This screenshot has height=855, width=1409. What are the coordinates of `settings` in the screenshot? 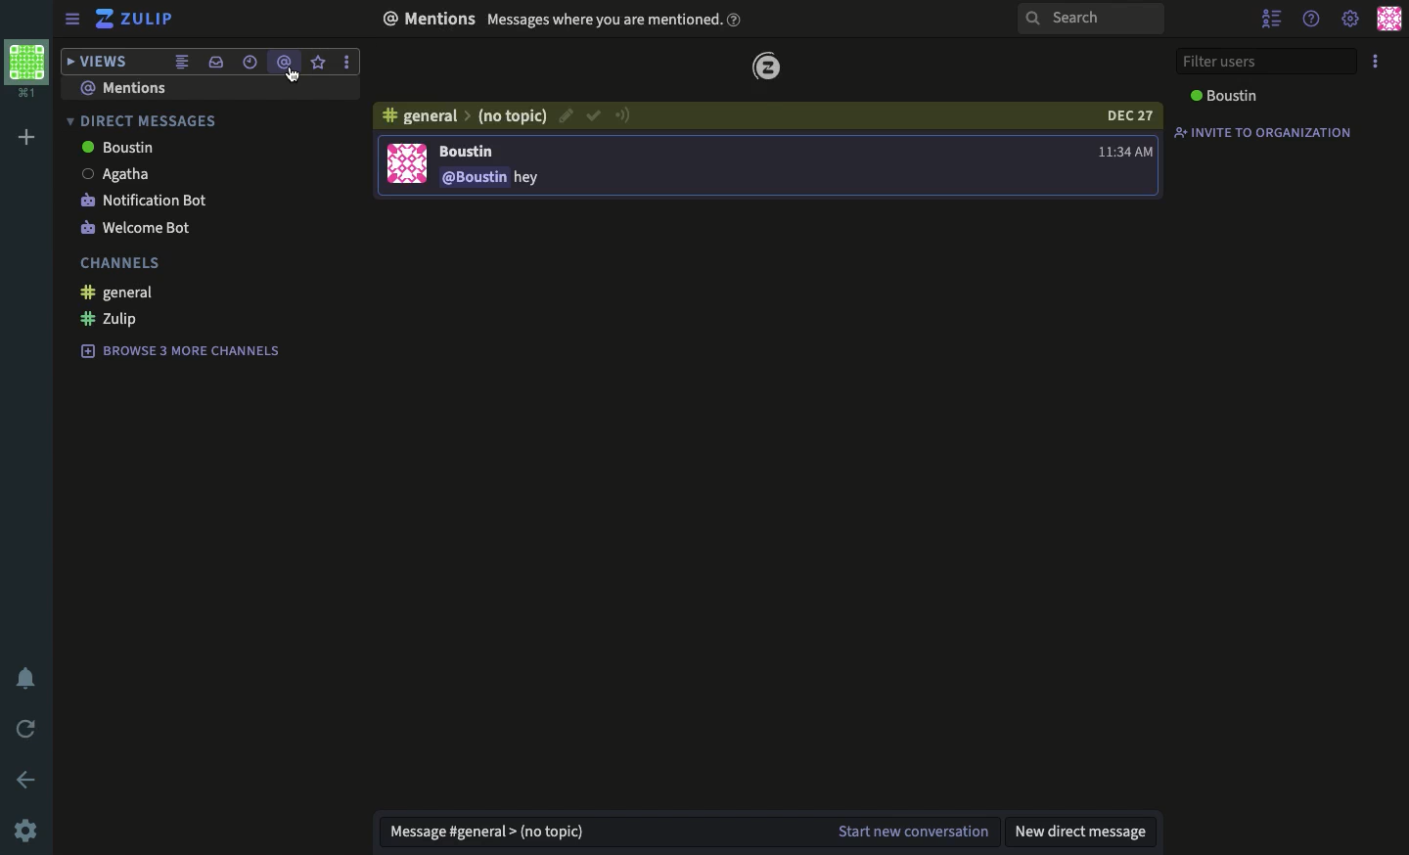 It's located at (1349, 20).